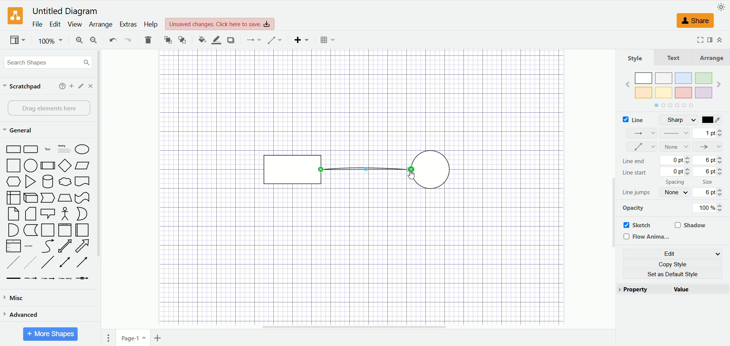  Describe the element at coordinates (720, 40) in the screenshot. I see `expand/collapse` at that location.